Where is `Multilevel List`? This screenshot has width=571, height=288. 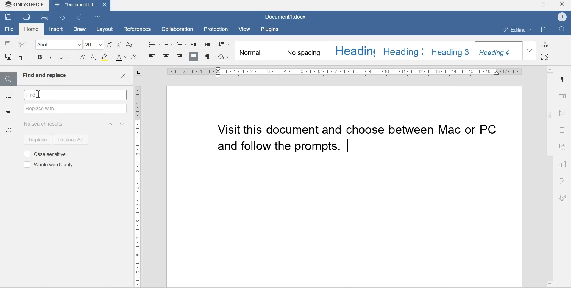
Multilevel List is located at coordinates (182, 44).